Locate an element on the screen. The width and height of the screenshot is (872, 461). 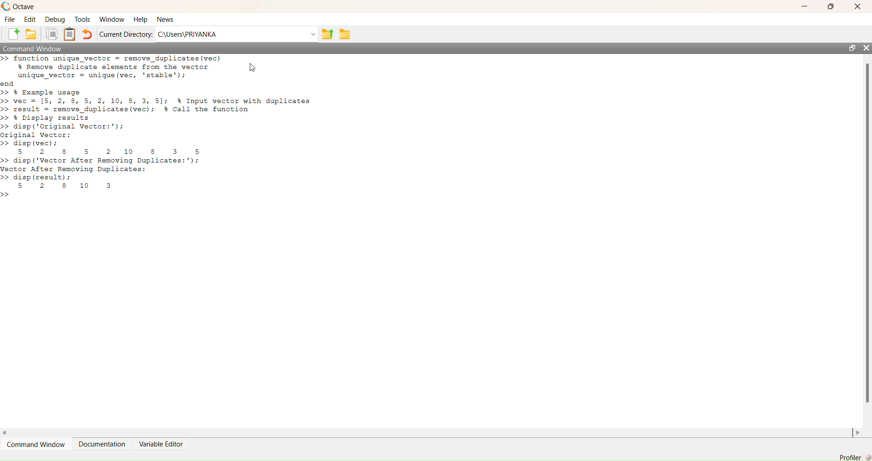
tools is located at coordinates (83, 20).